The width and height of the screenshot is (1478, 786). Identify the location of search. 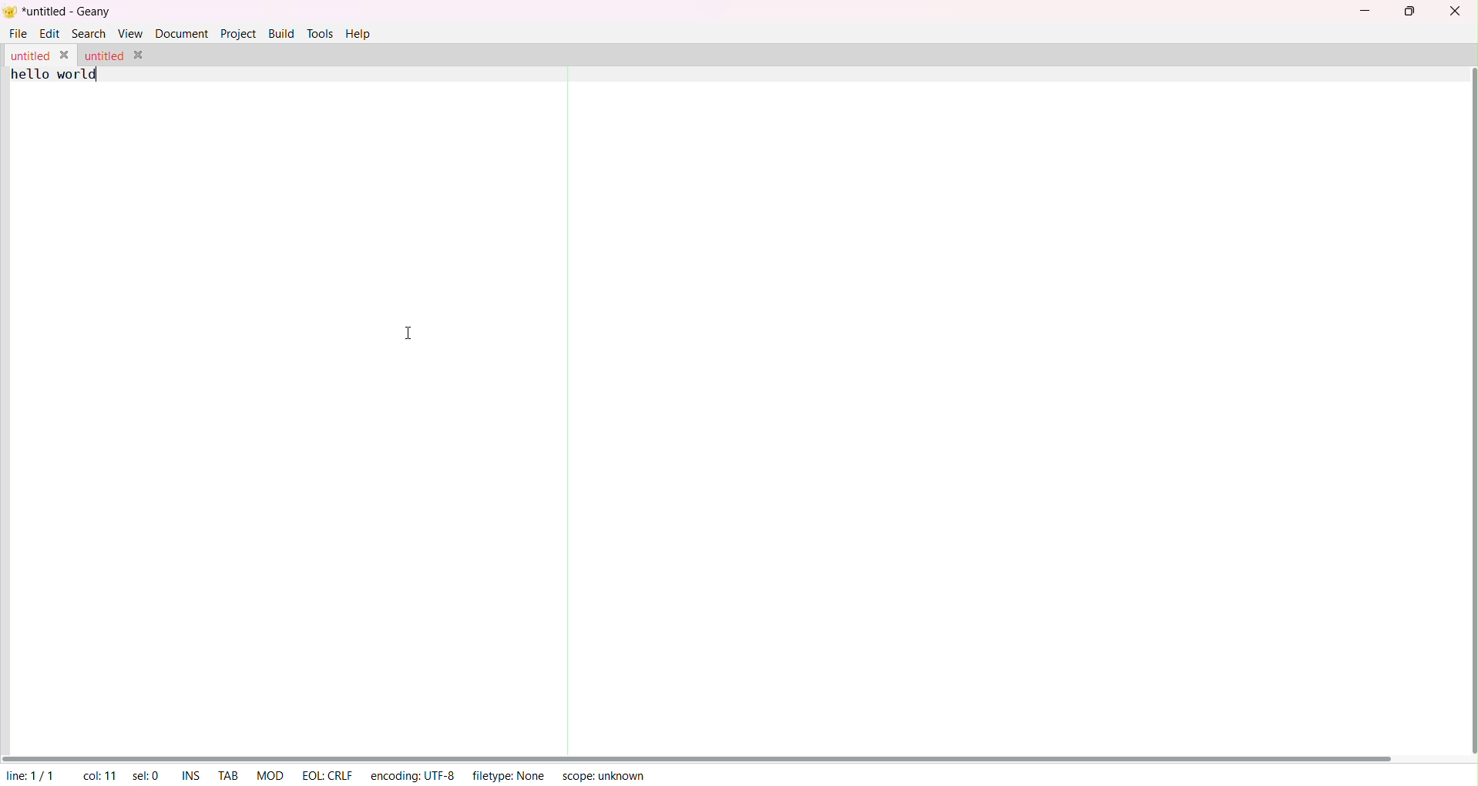
(89, 34).